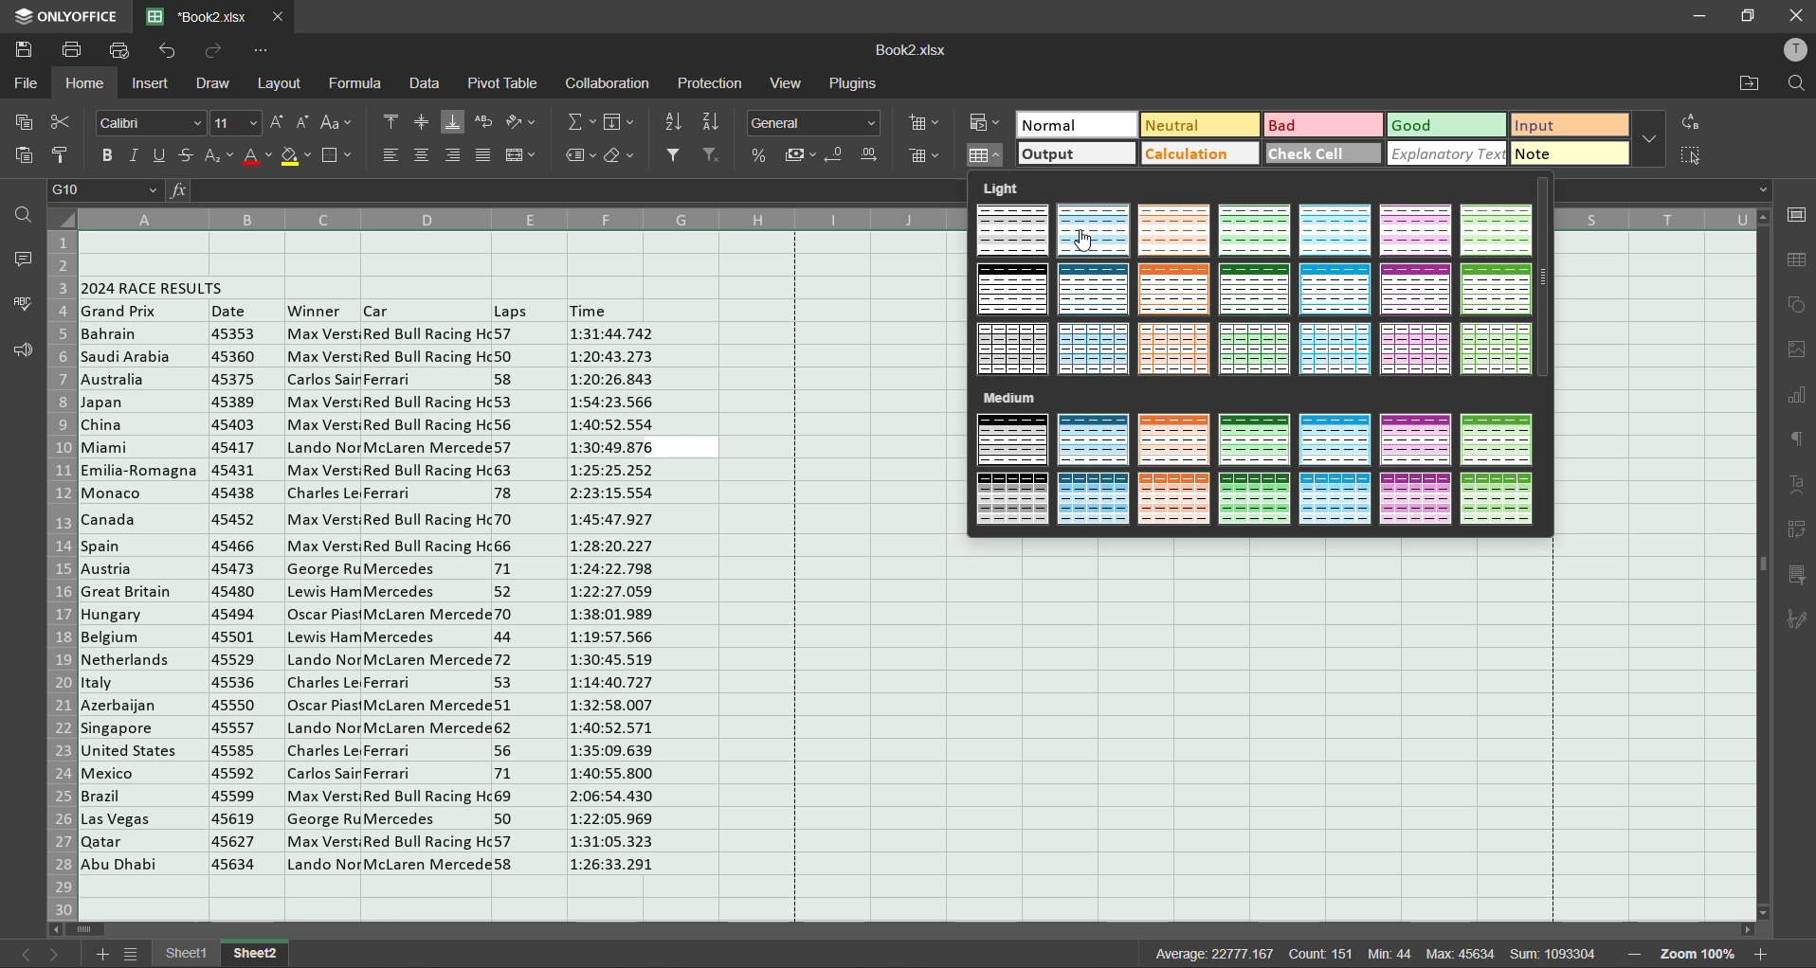 The image size is (1816, 968). What do you see at coordinates (1198, 126) in the screenshot?
I see `neutral` at bounding box center [1198, 126].